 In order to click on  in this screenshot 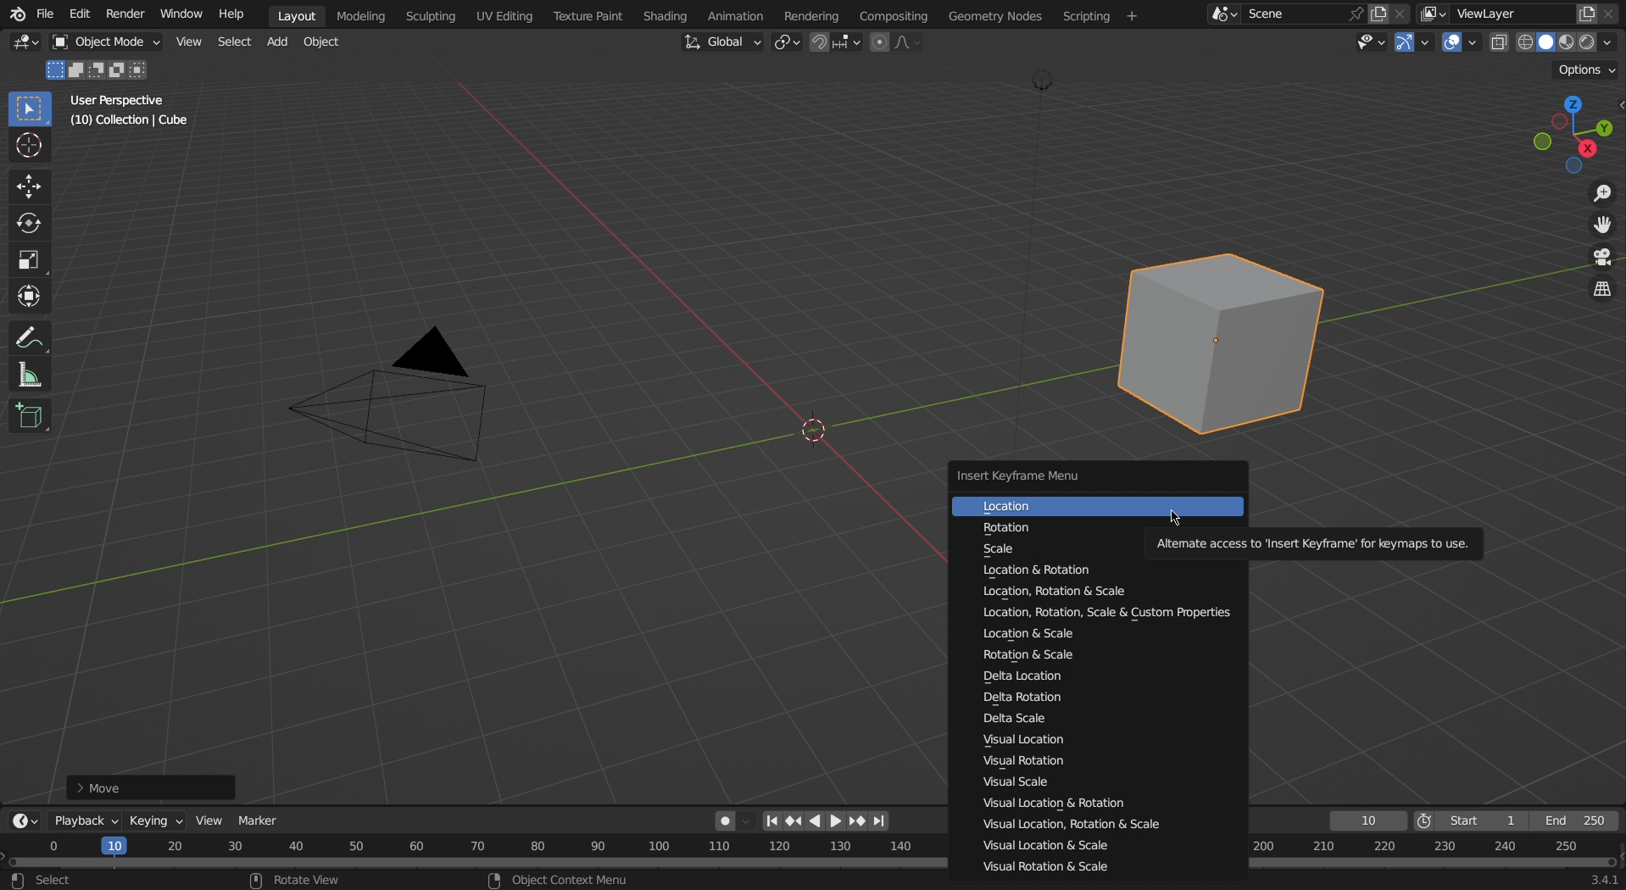, I will do `click(1104, 16)`.